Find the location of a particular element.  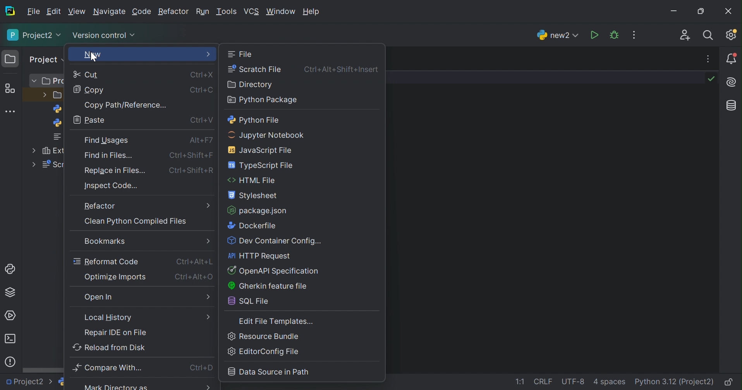

PyCharm icon is located at coordinates (10, 11).